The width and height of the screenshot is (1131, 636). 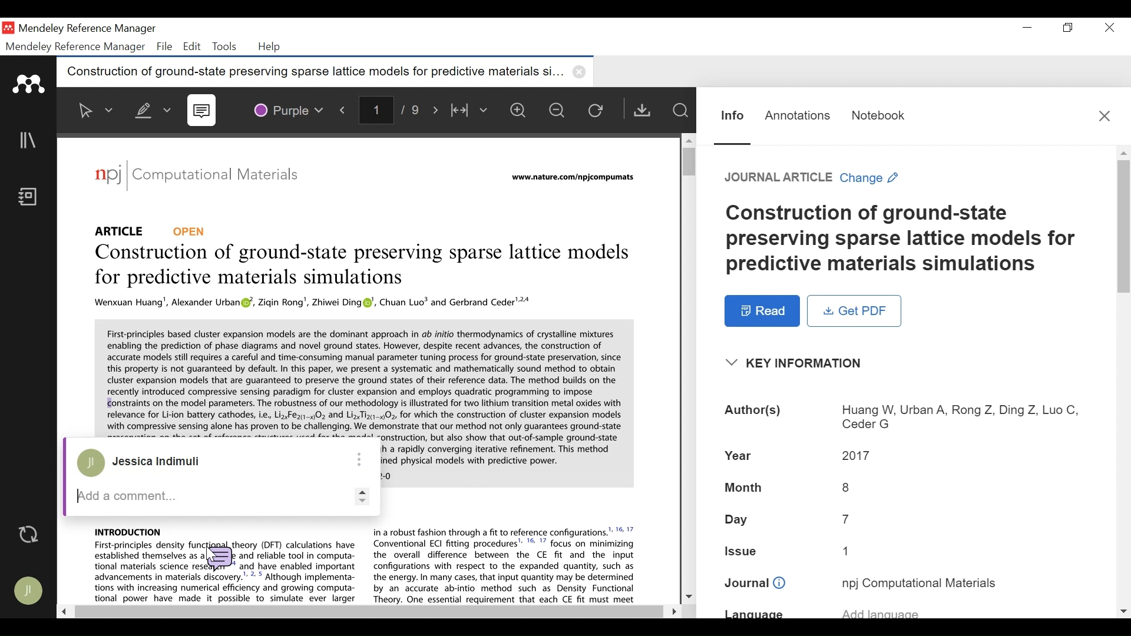 What do you see at coordinates (907, 240) in the screenshot?
I see `Title: Title: Construction of ground-state preserving sparse lattice models for predictive materials simulations` at bounding box center [907, 240].